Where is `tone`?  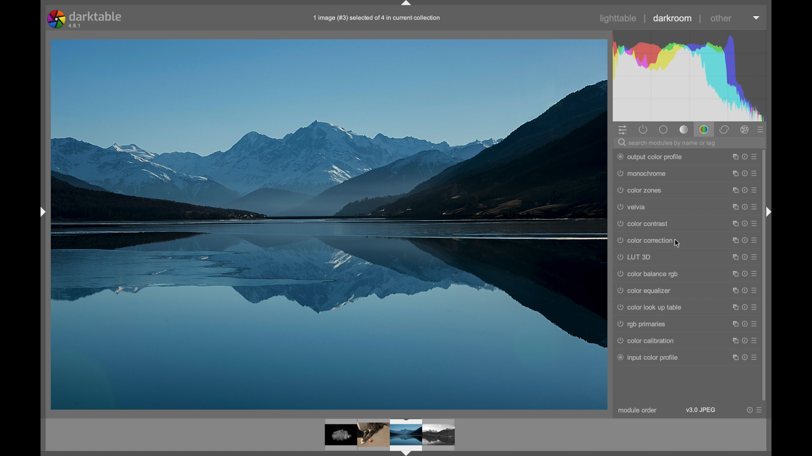
tone is located at coordinates (684, 129).